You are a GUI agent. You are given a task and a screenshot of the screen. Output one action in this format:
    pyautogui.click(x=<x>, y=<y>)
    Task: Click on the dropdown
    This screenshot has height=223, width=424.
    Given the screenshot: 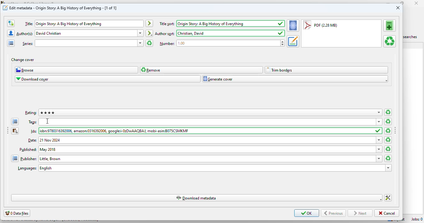 What is the action you would take?
    pyautogui.click(x=389, y=168)
    